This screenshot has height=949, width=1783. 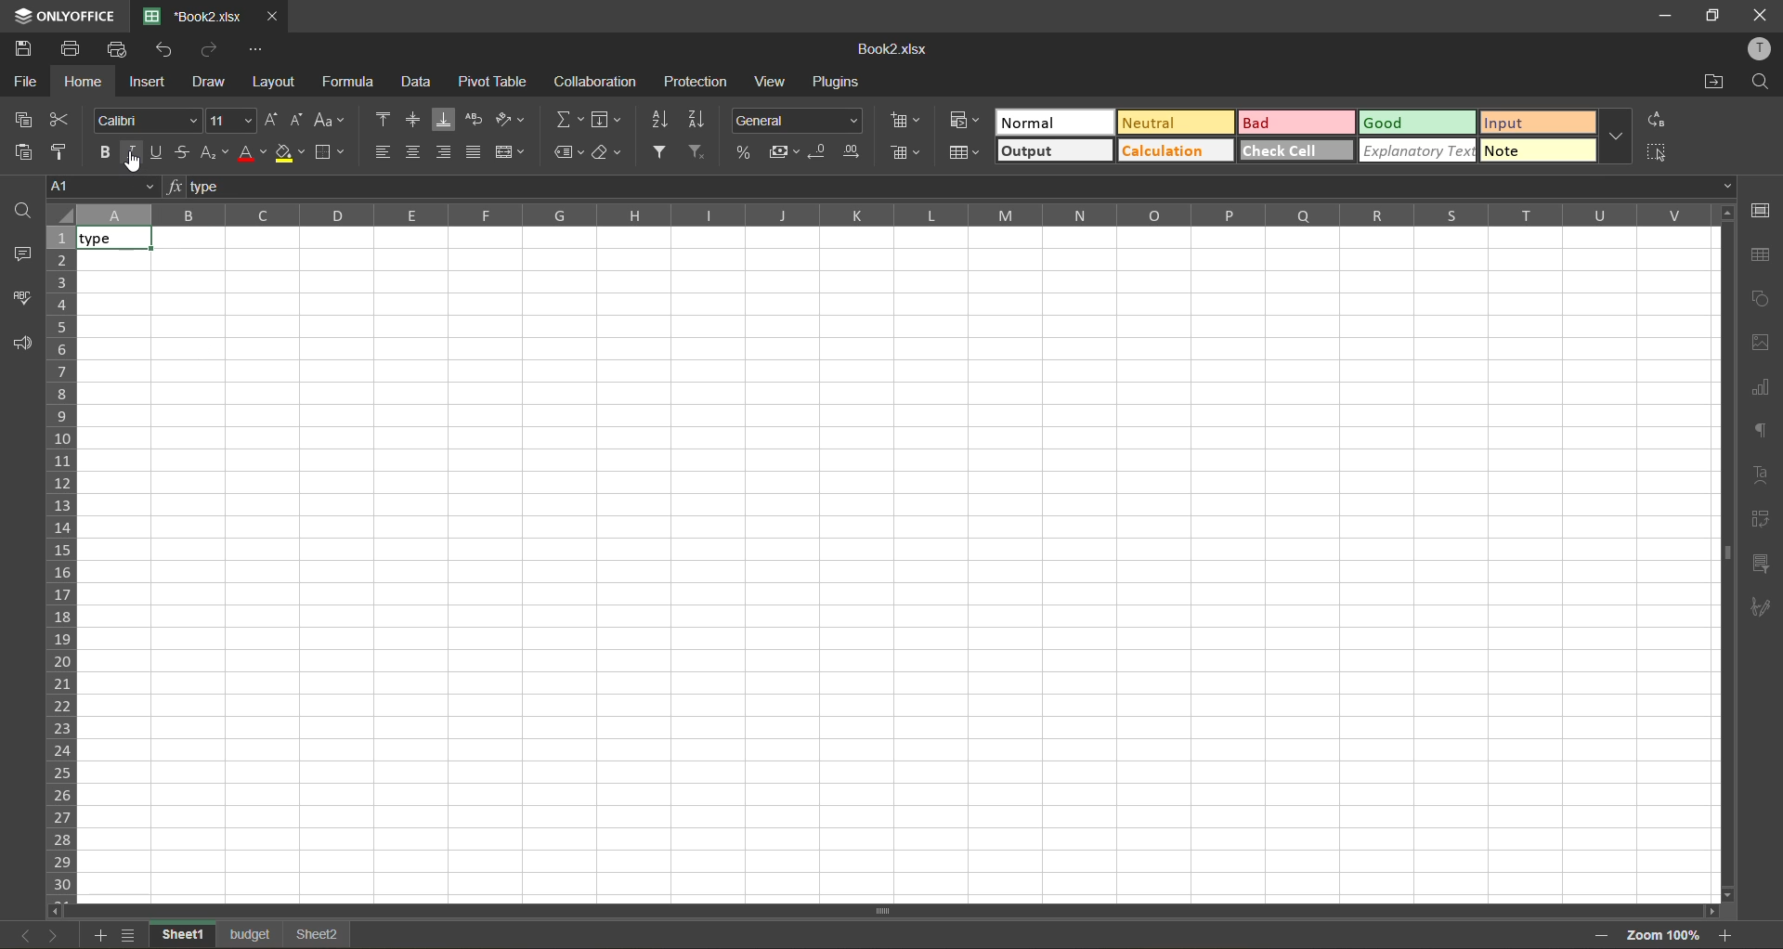 What do you see at coordinates (255, 49) in the screenshot?
I see `customize quick access toolbar` at bounding box center [255, 49].